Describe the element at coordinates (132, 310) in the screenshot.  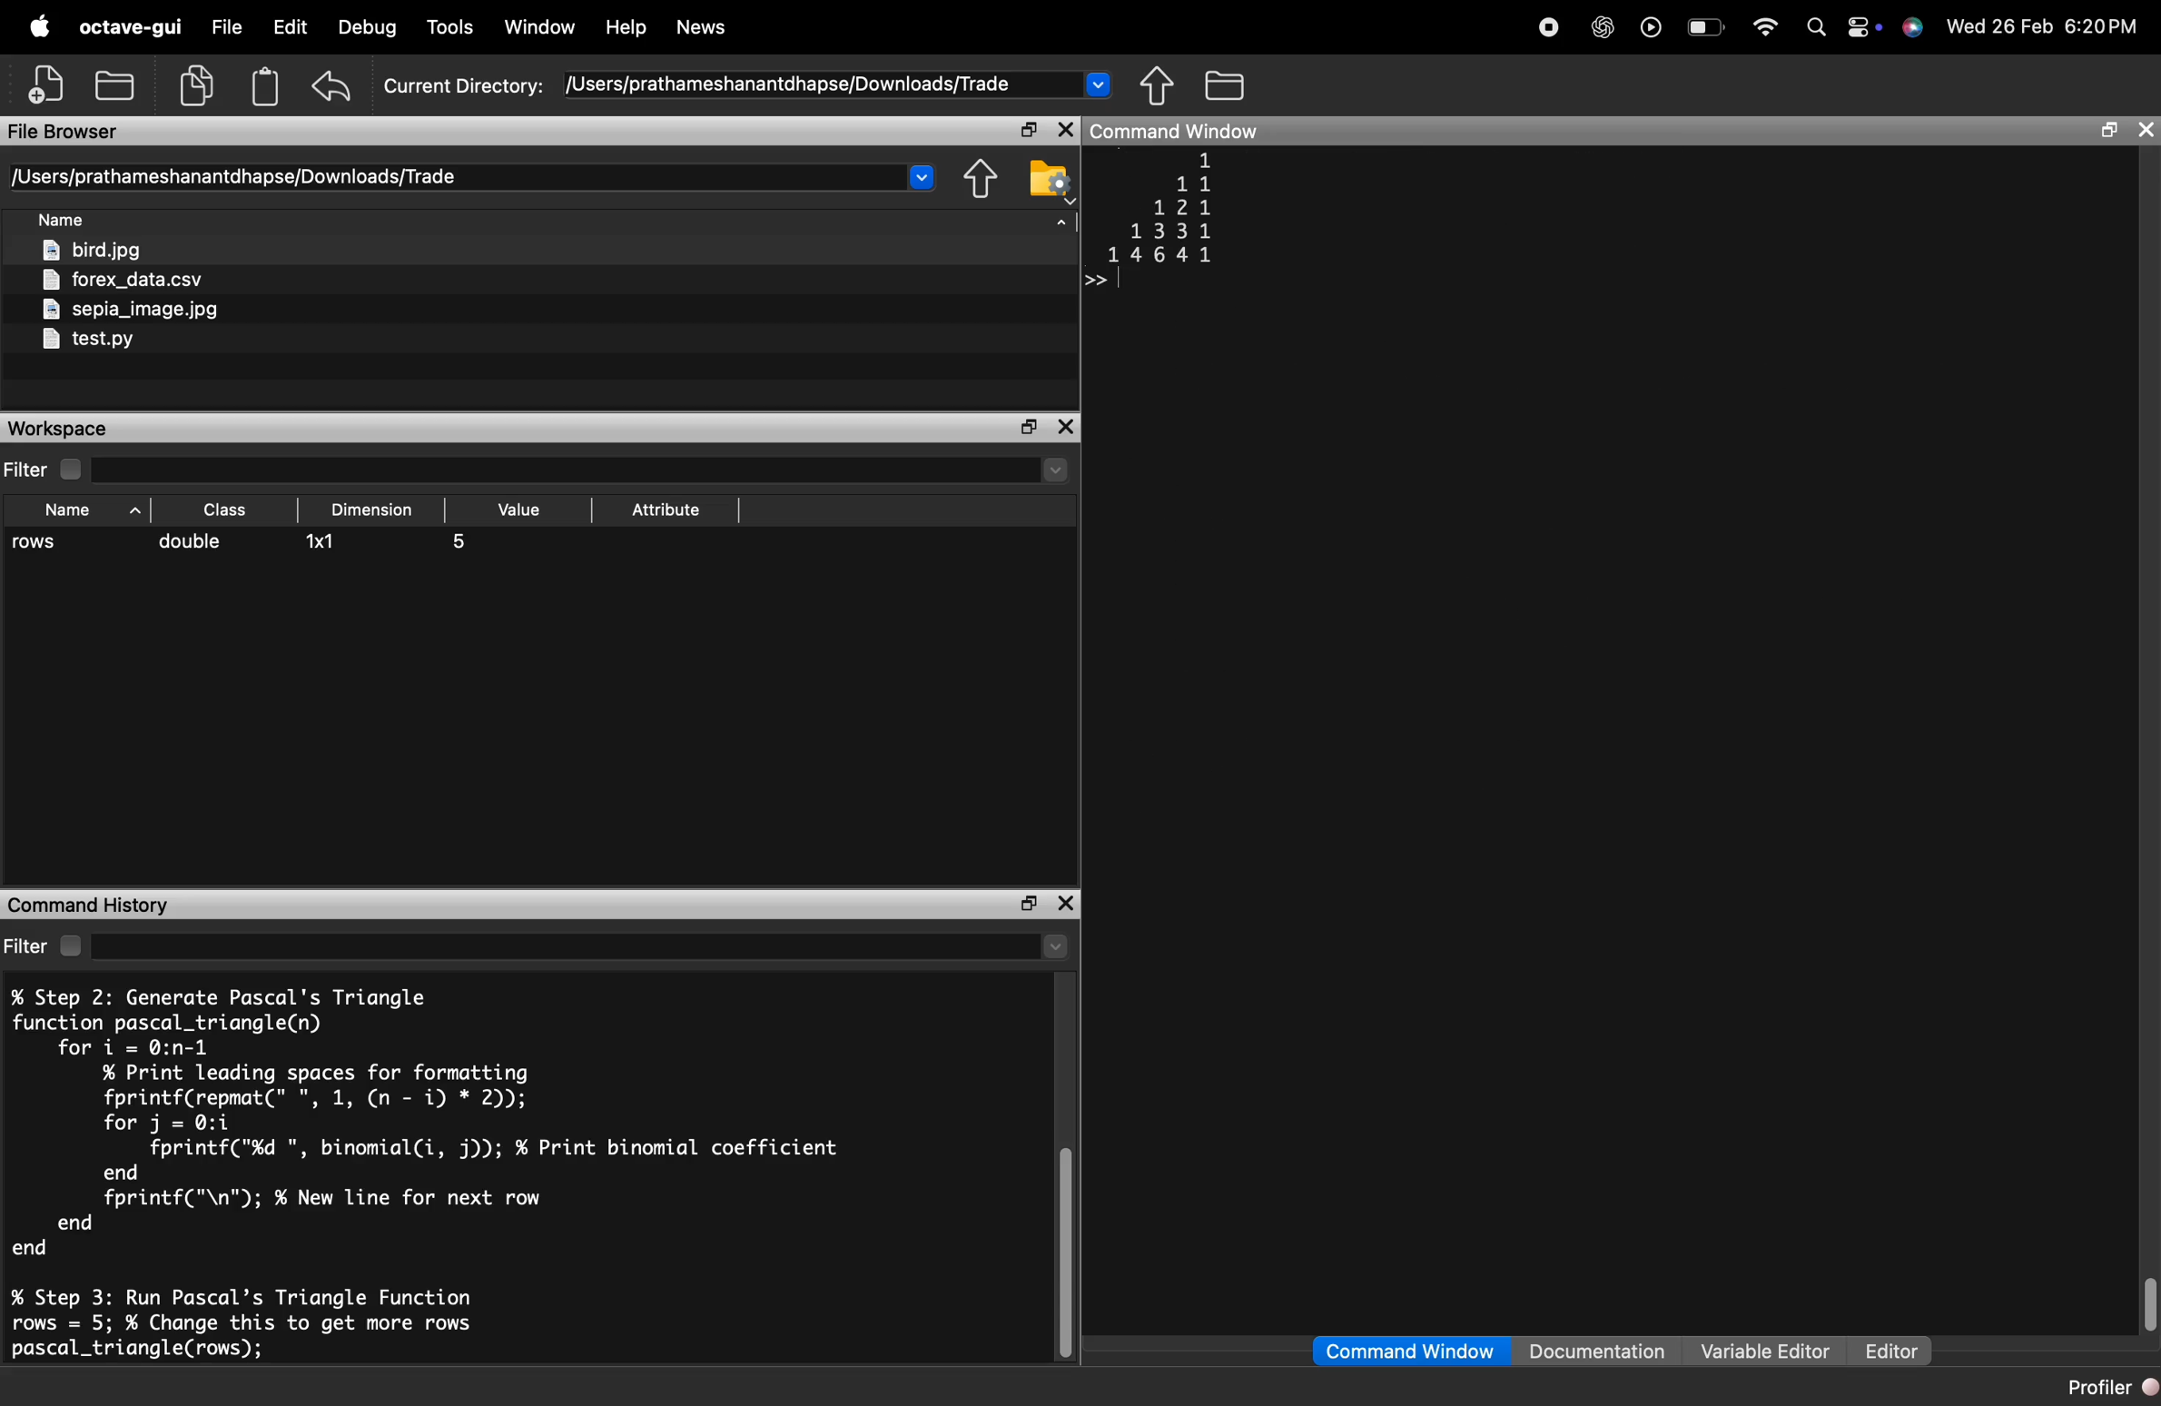
I see `sepia_image.jpg` at that location.